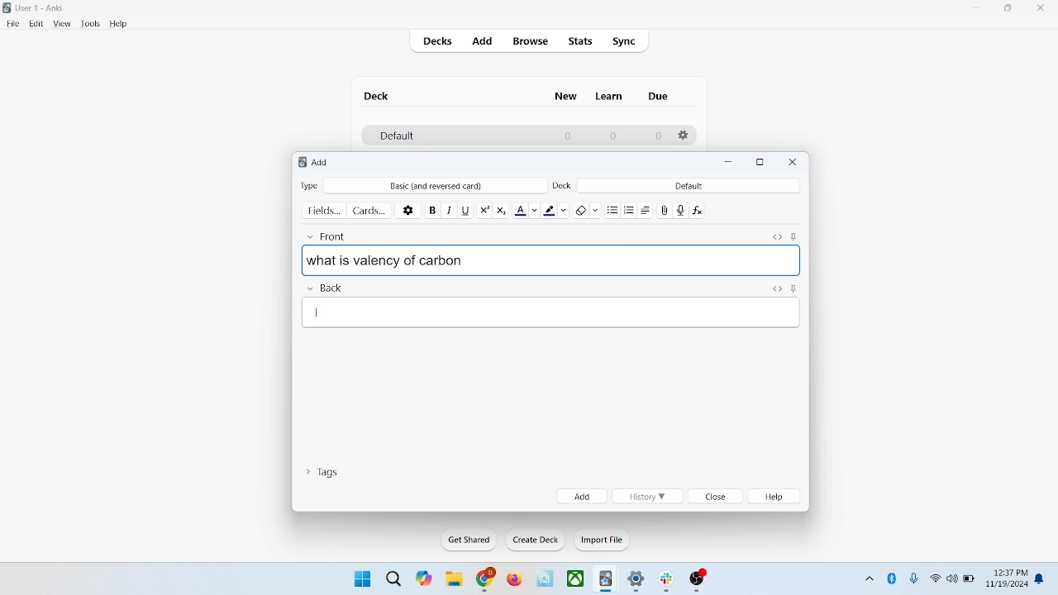  I want to click on chrome, so click(486, 579).